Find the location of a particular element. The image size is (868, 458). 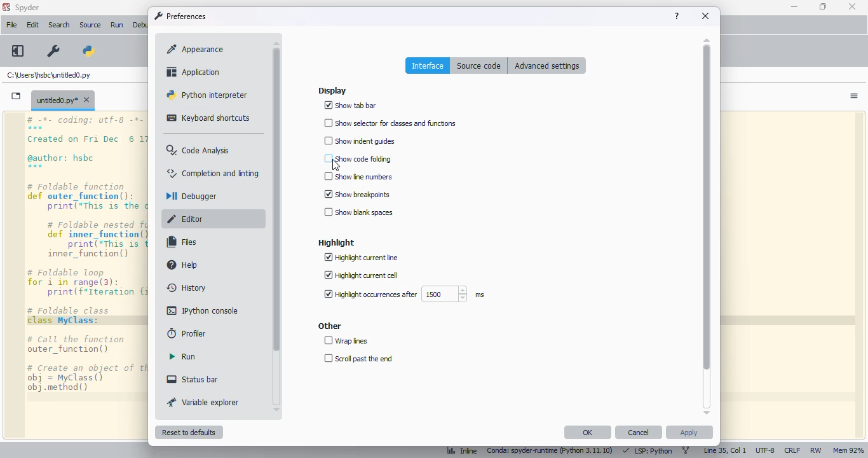

maximize is located at coordinates (823, 6).